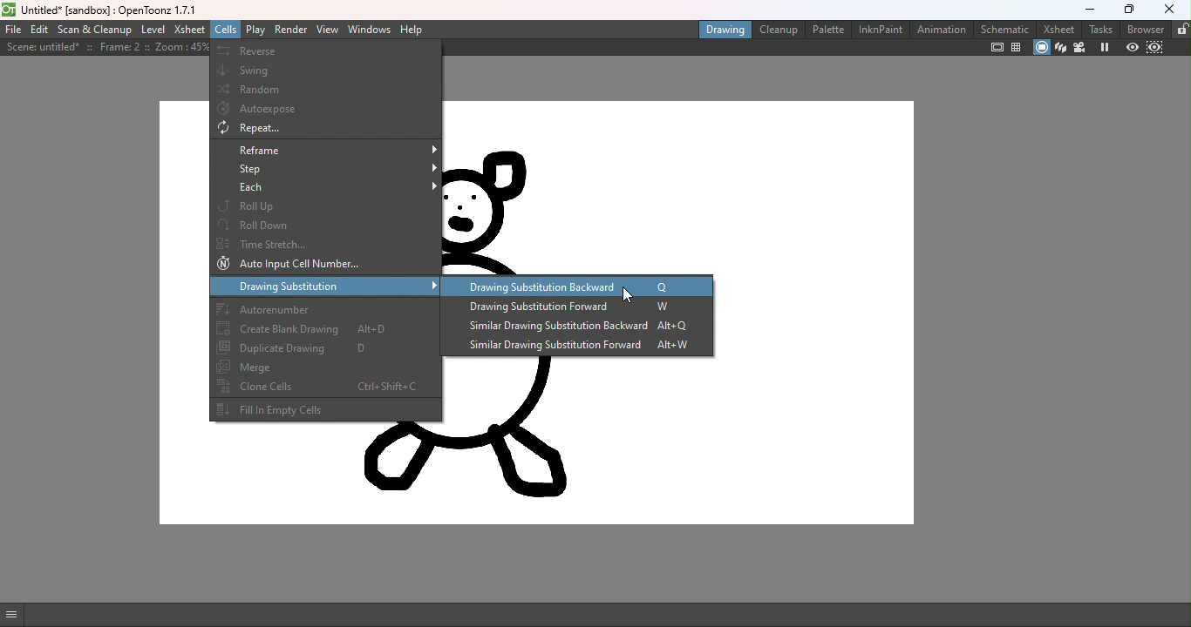 The image size is (1191, 627). I want to click on GUI Show/Hide, so click(13, 615).